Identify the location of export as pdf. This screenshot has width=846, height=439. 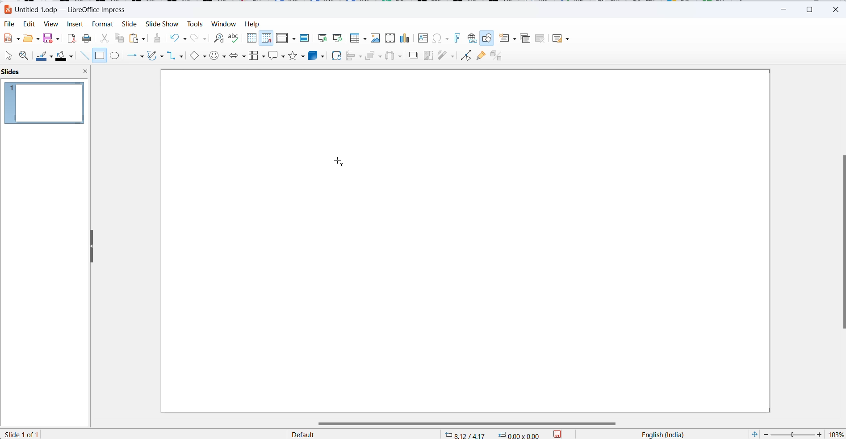
(71, 38).